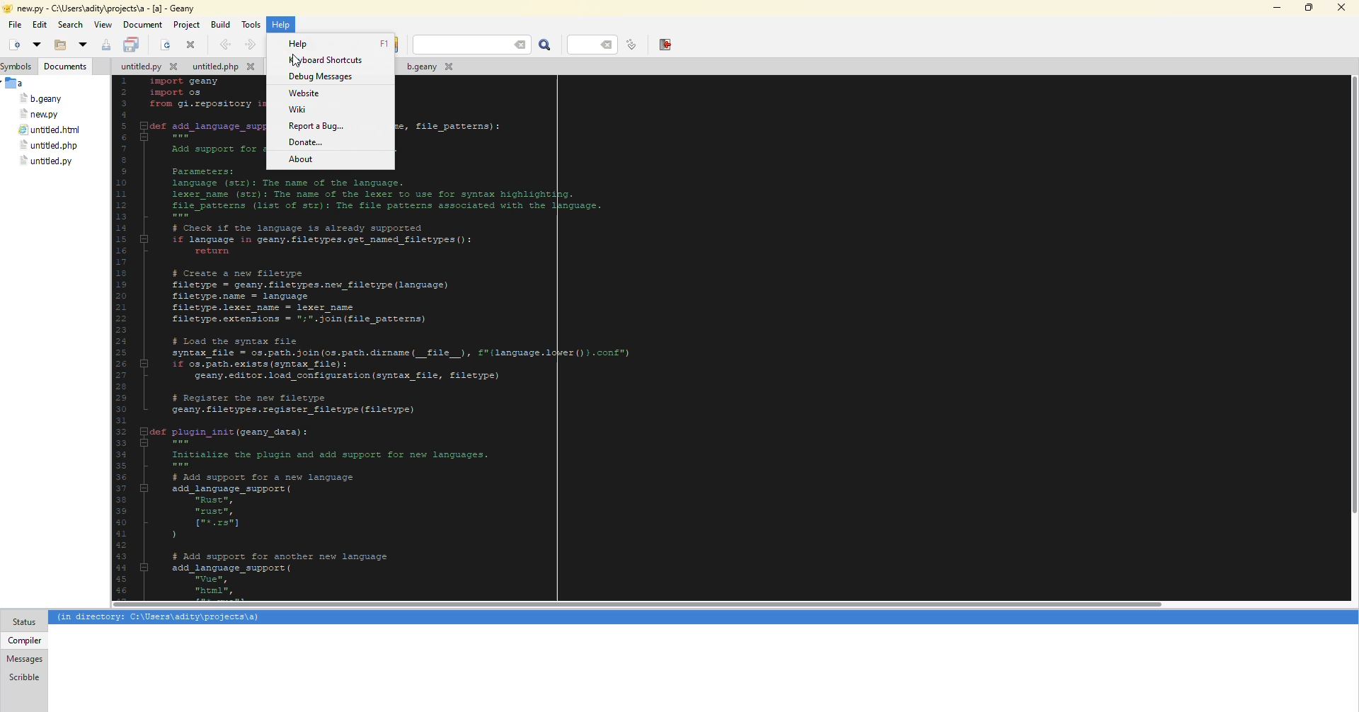 The width and height of the screenshot is (1359, 712). Describe the element at coordinates (253, 23) in the screenshot. I see `tools` at that location.